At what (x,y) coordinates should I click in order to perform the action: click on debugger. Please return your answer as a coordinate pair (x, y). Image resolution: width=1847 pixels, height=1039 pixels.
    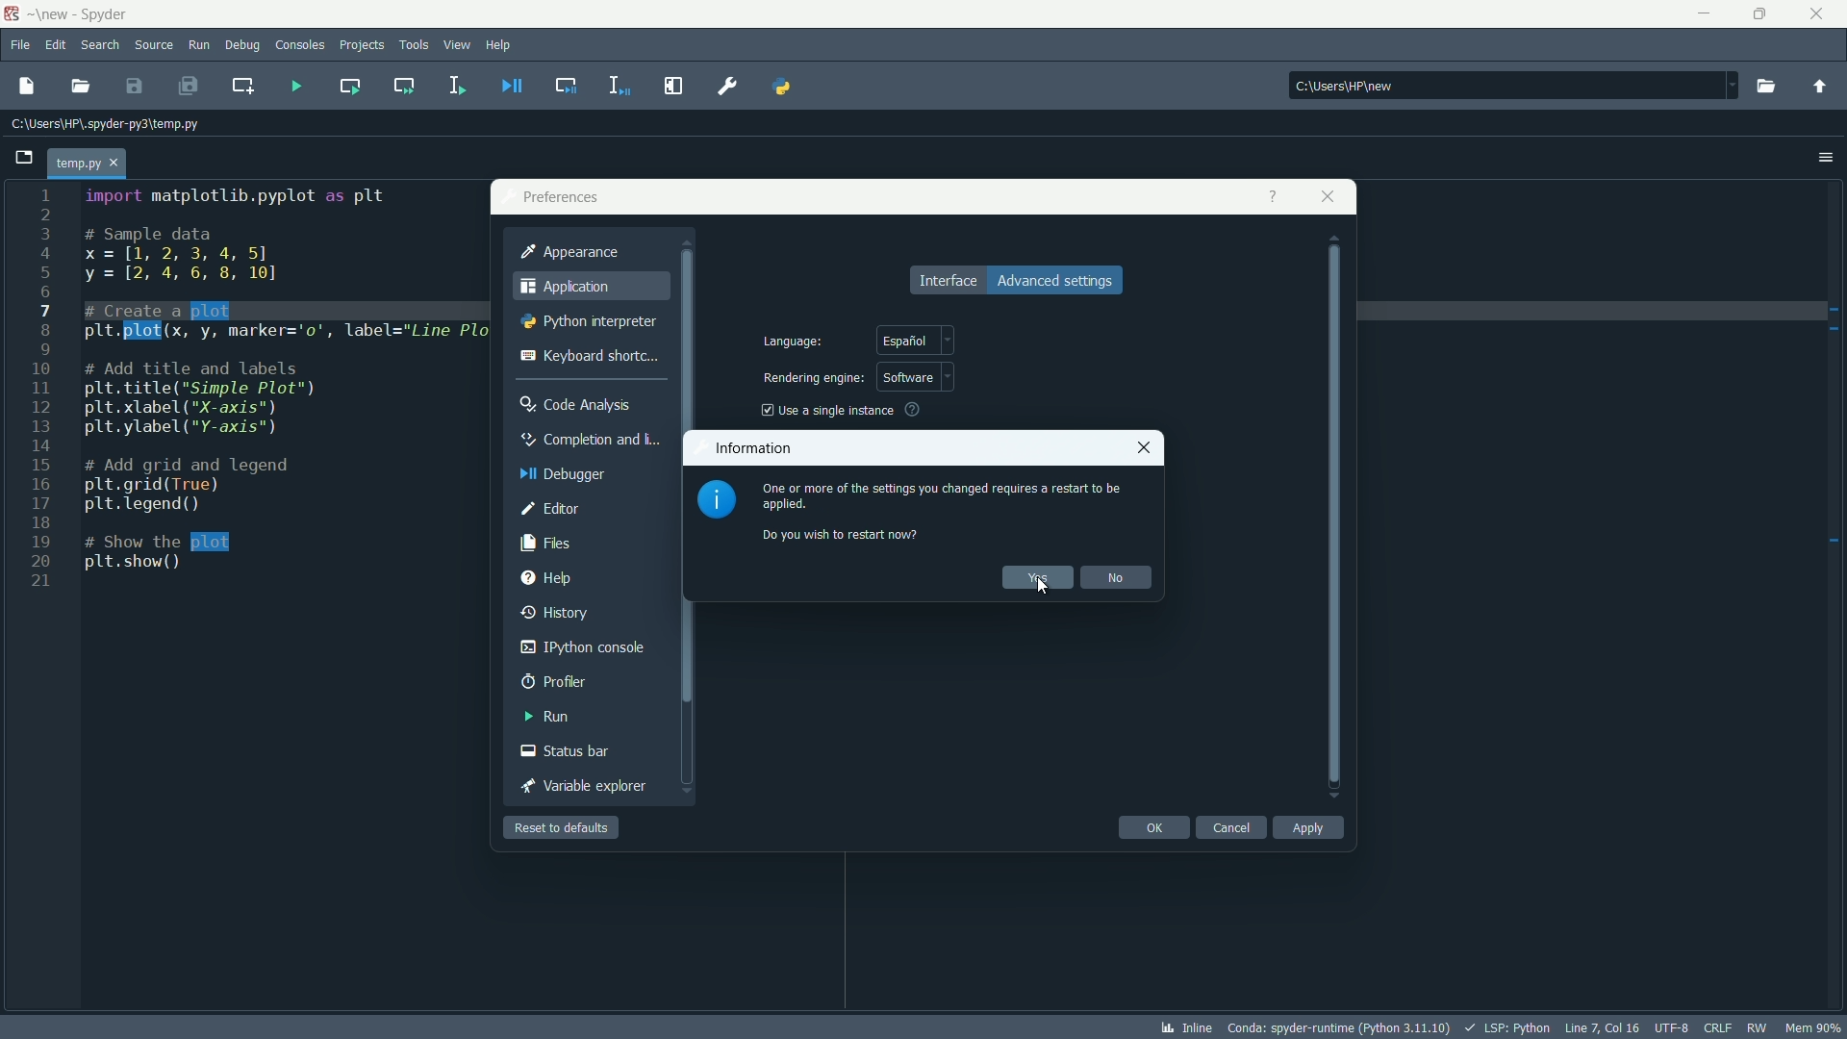
    Looking at the image, I should click on (562, 474).